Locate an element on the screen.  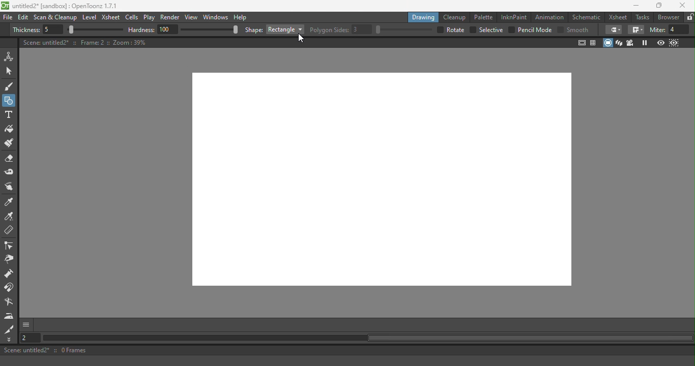
More options is located at coordinates (26, 325).